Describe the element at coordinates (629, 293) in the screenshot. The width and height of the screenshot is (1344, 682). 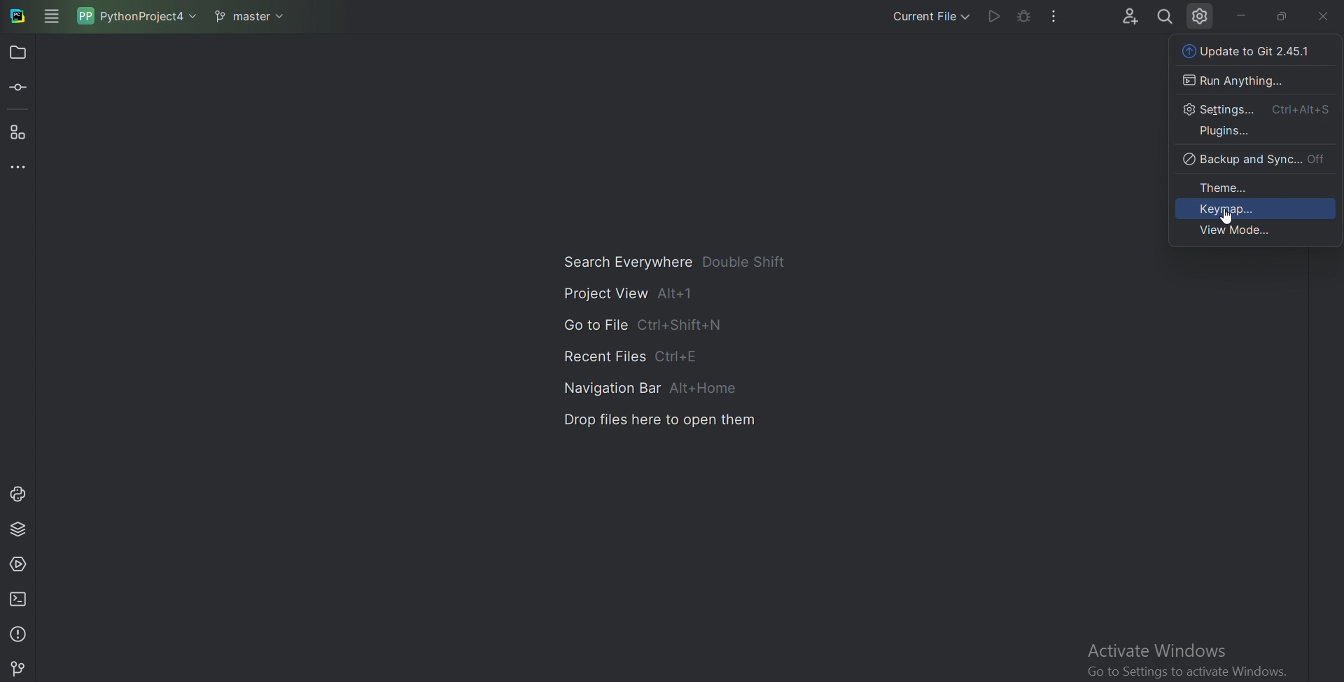
I see `Project view Alt+1` at that location.